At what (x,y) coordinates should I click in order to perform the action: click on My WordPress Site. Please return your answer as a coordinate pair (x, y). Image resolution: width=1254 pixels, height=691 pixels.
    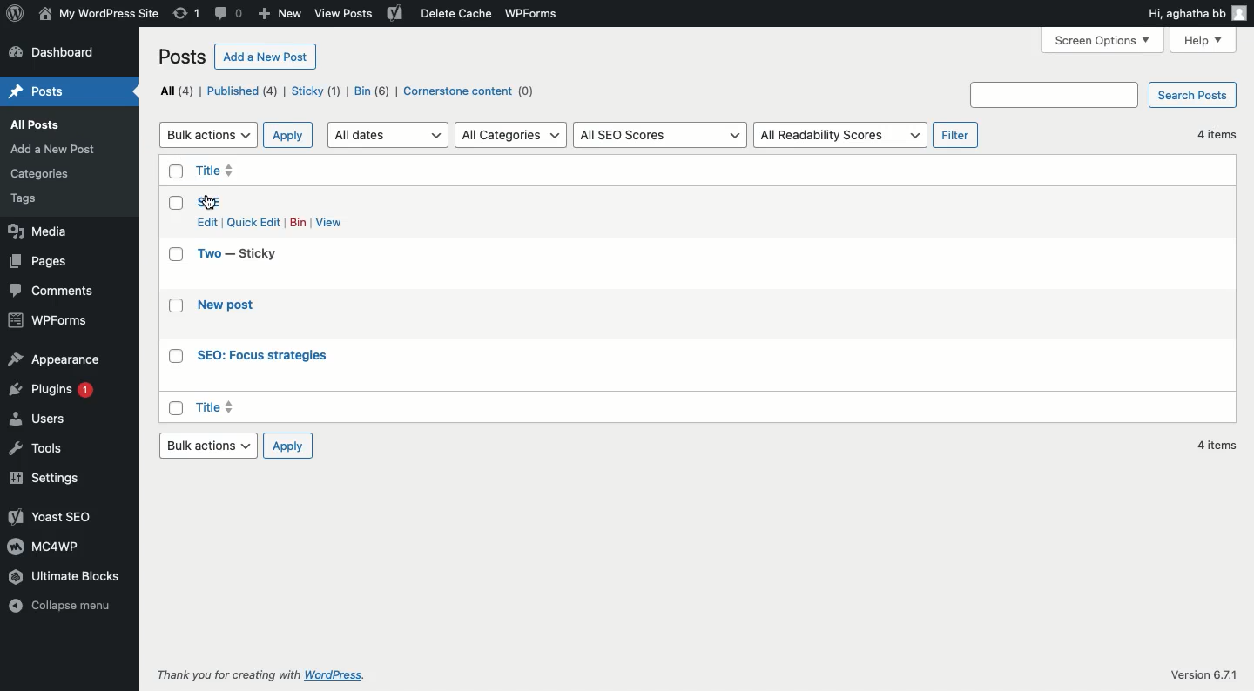
    Looking at the image, I should click on (98, 14).